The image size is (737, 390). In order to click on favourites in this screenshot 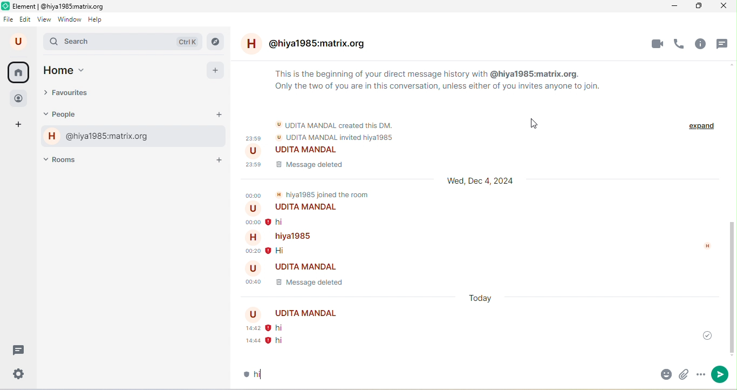, I will do `click(76, 94)`.